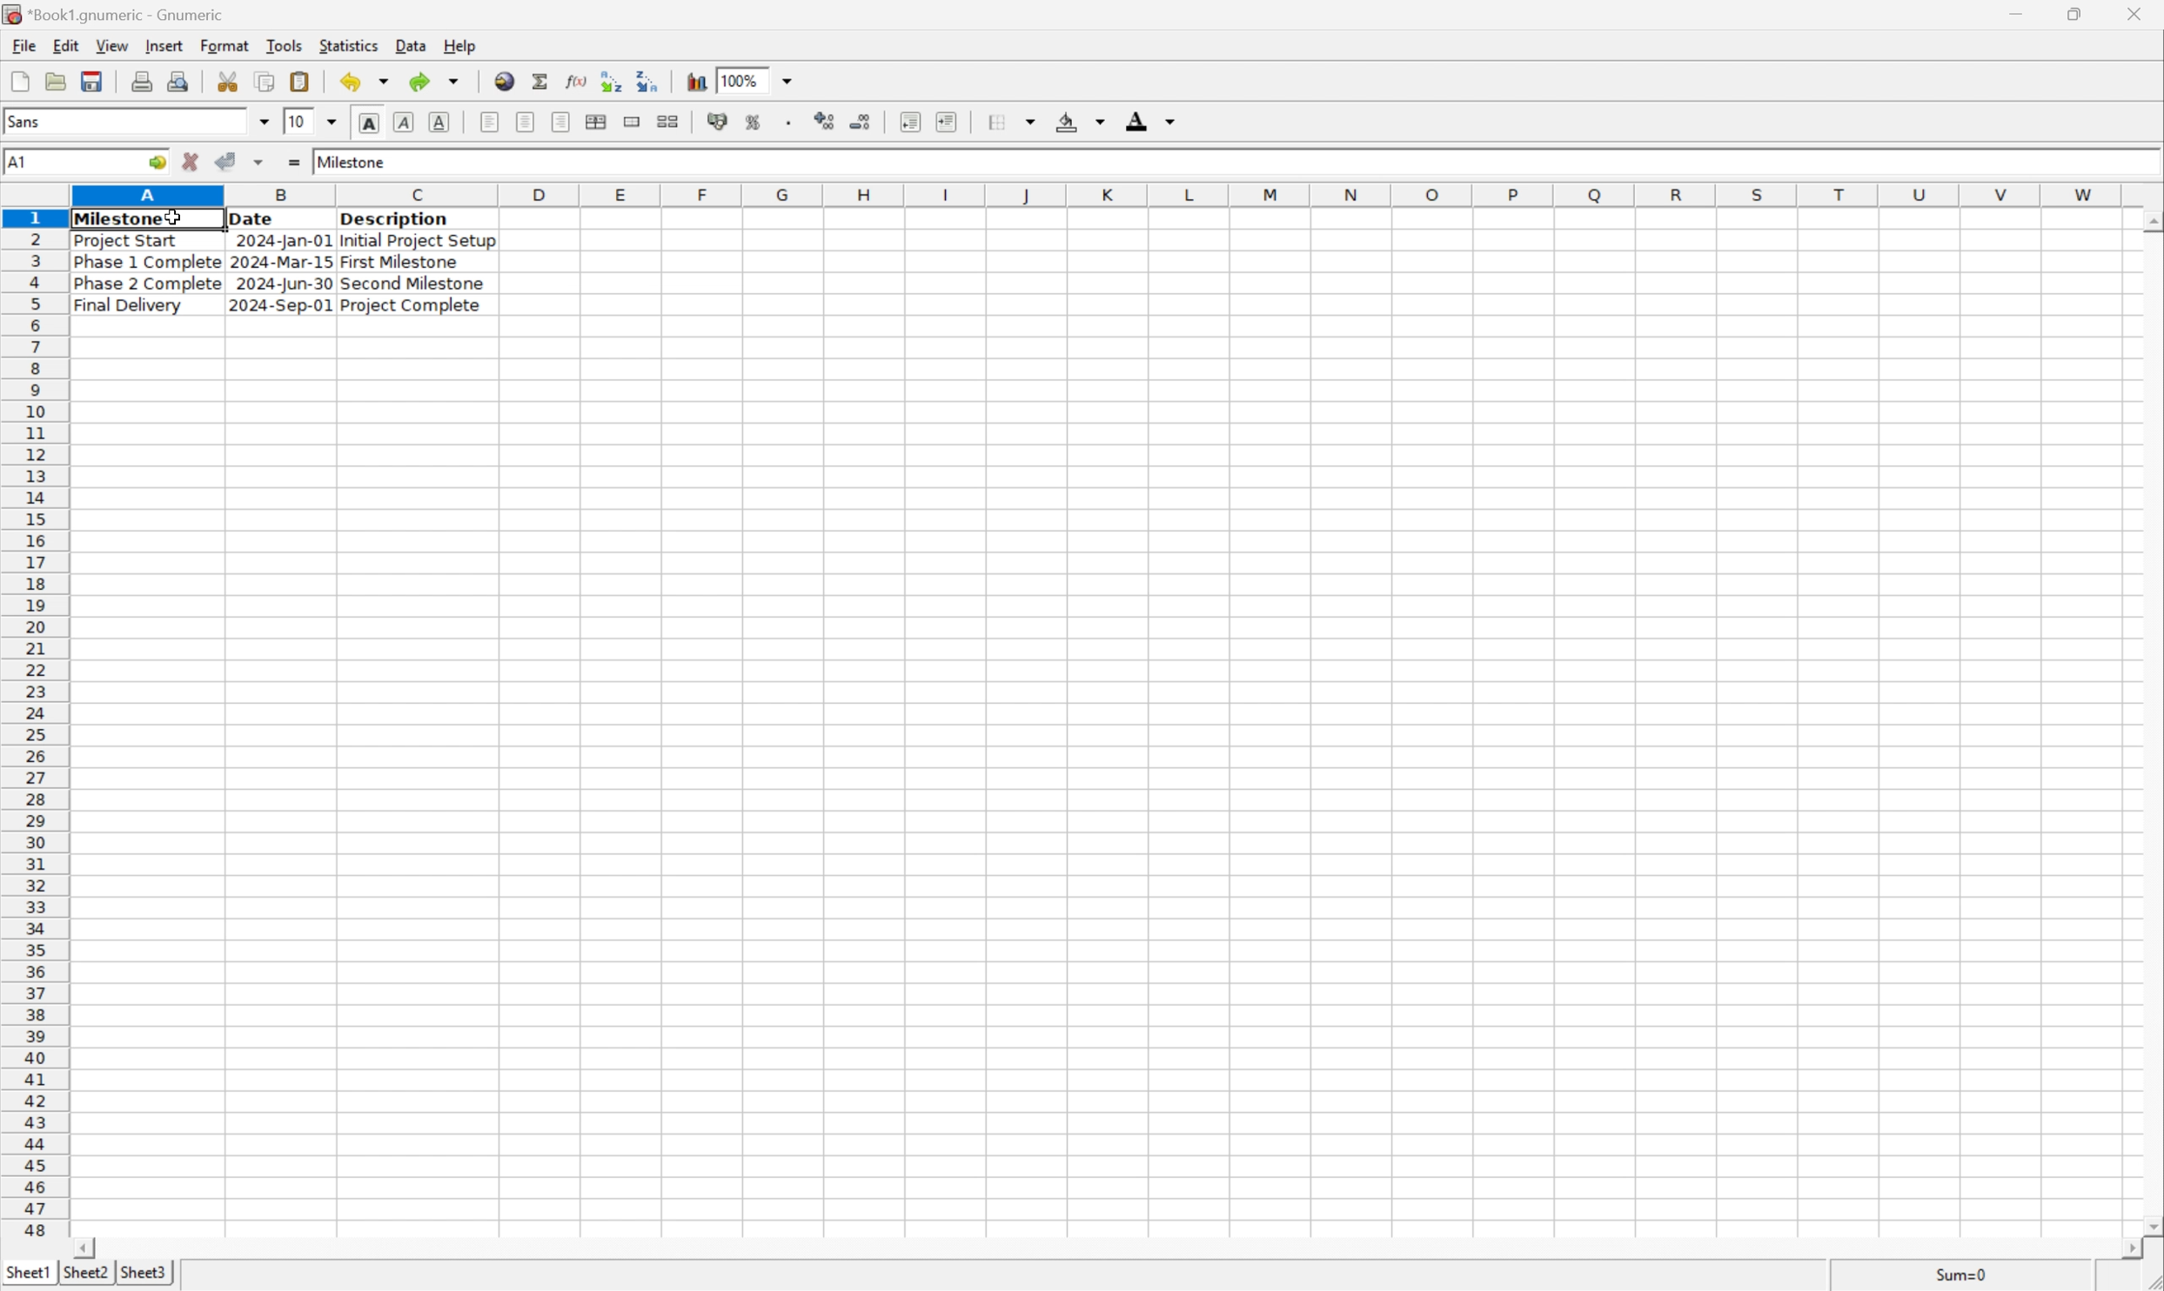 The height and width of the screenshot is (1291, 2164). I want to click on enter formula, so click(292, 163).